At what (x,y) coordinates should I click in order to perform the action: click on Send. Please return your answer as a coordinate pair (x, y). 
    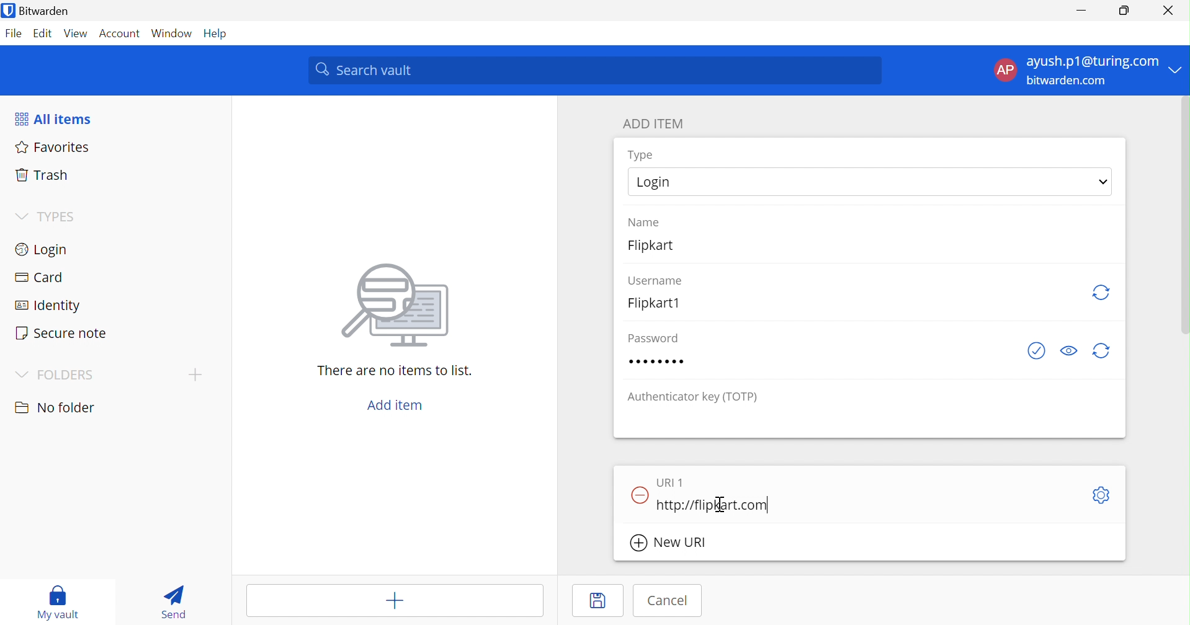
    Looking at the image, I should click on (172, 602).